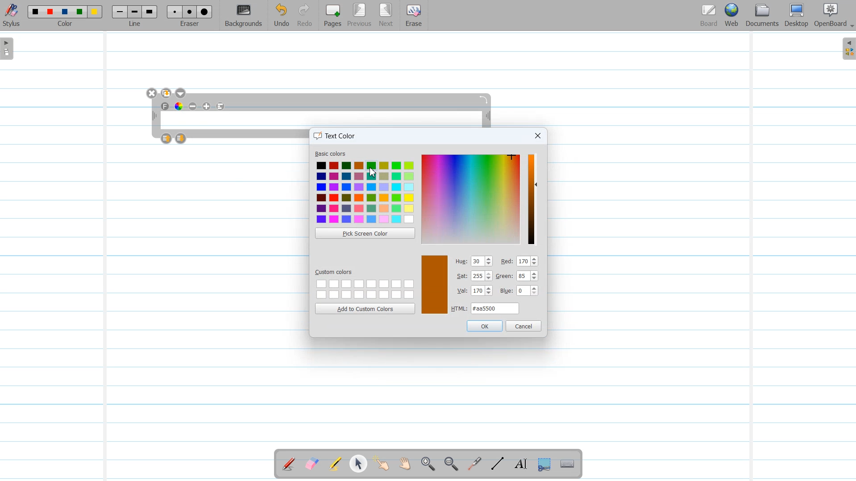  Describe the element at coordinates (179, 106) in the screenshot. I see `Text Color` at that location.